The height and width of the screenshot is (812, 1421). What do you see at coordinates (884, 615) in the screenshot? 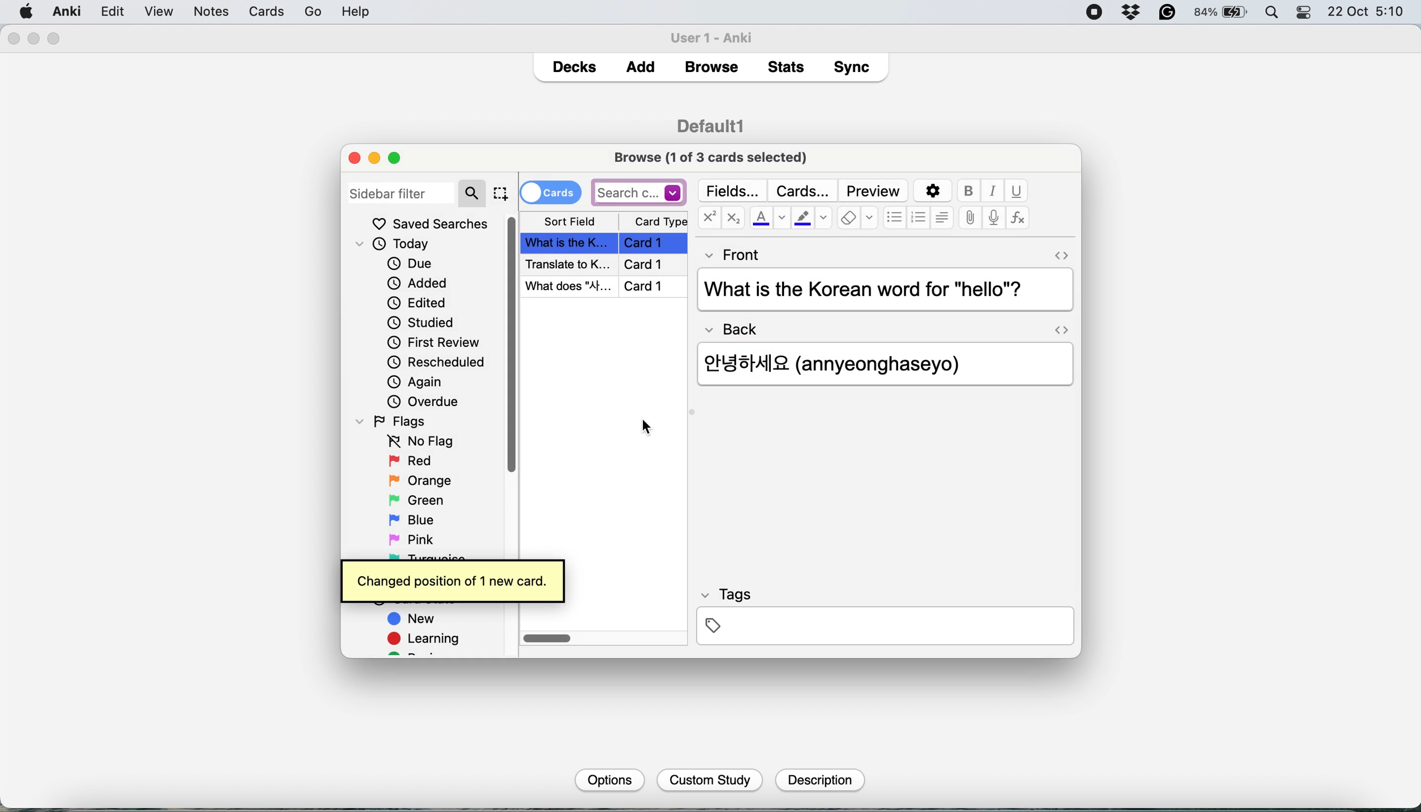
I see `tags` at bounding box center [884, 615].